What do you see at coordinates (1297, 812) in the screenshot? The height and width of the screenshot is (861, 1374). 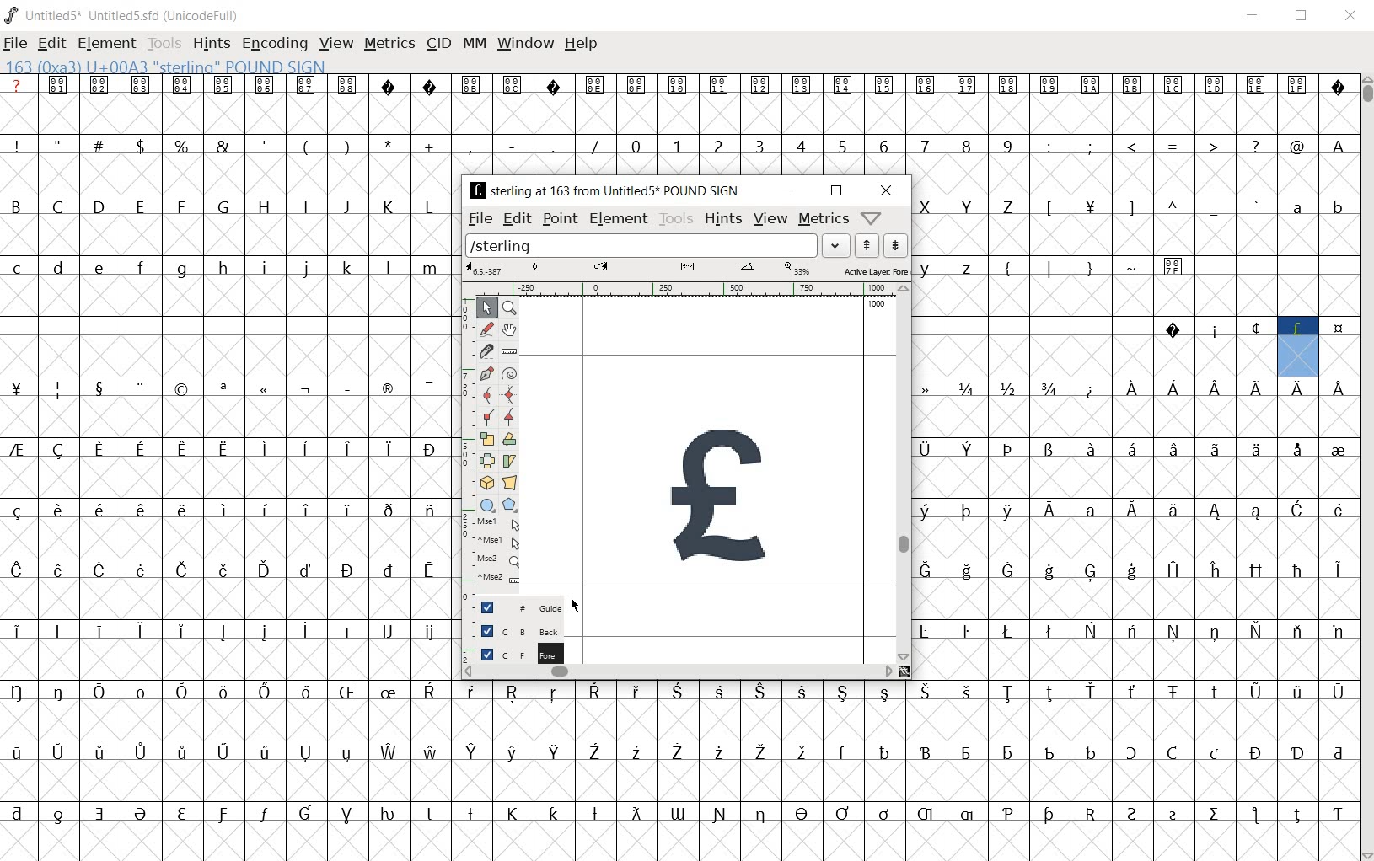 I see `Symbol` at bounding box center [1297, 812].